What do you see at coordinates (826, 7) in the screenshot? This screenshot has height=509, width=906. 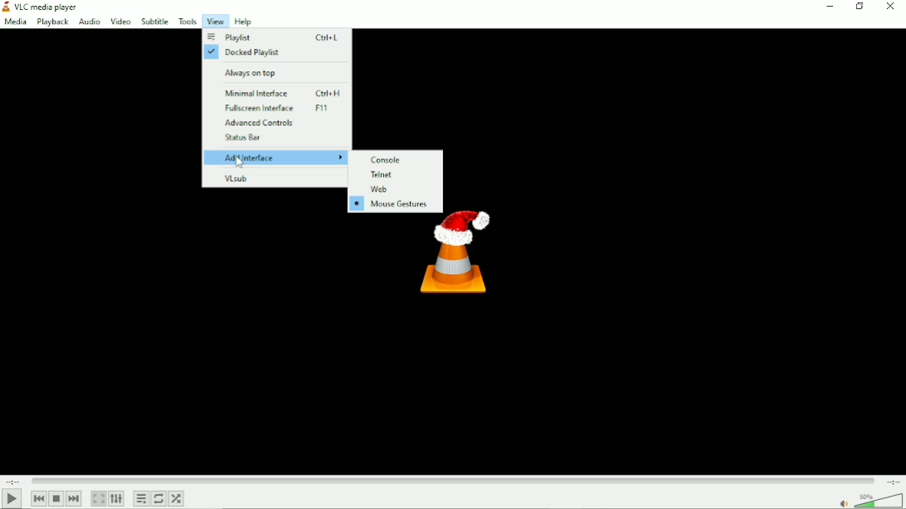 I see `Minimize` at bounding box center [826, 7].